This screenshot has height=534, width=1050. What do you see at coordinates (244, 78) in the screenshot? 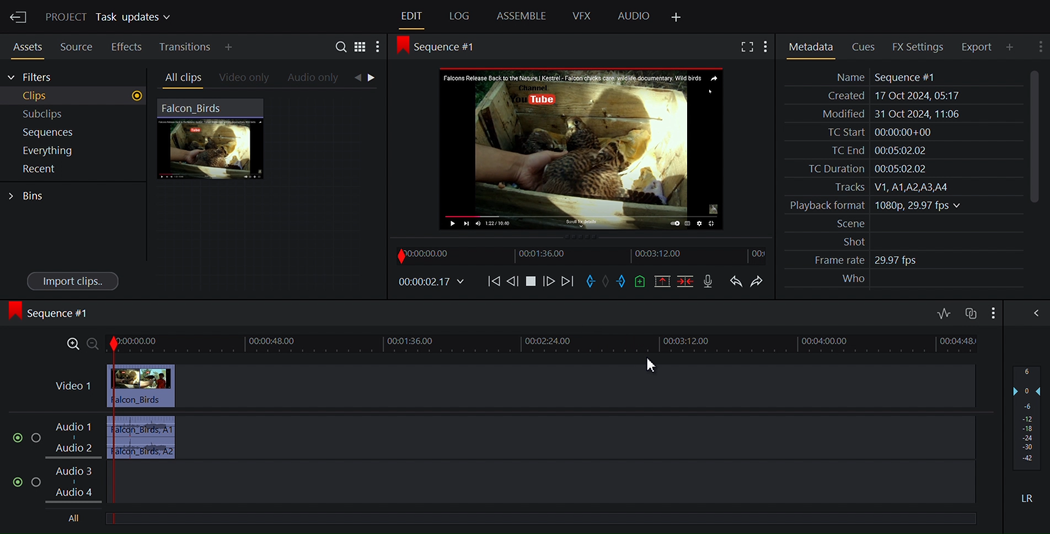
I see `Videos only` at bounding box center [244, 78].